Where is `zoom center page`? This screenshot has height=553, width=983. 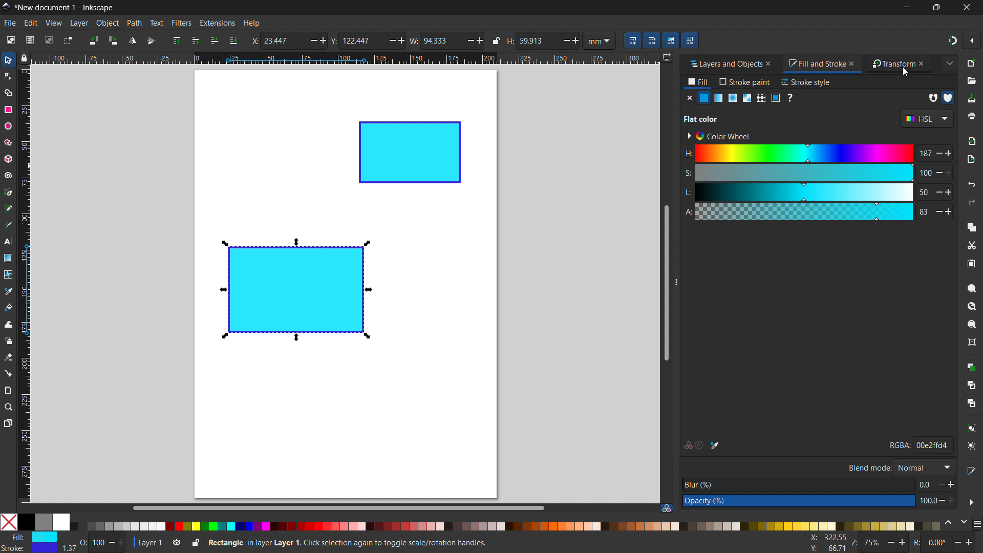
zoom center page is located at coordinates (972, 342).